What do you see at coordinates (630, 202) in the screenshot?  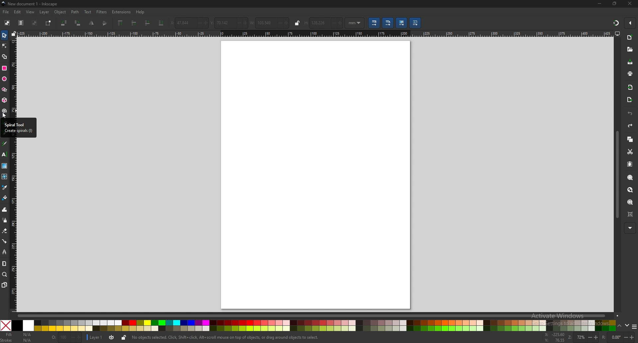 I see `zoom page` at bounding box center [630, 202].